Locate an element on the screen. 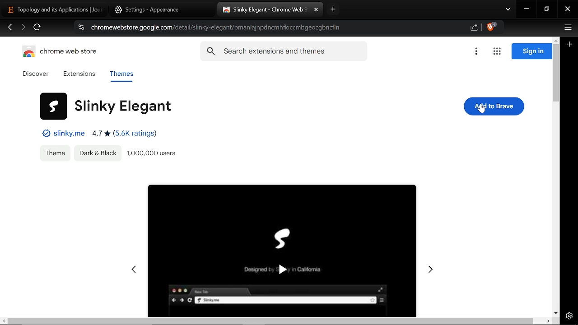  Share link is located at coordinates (474, 28).